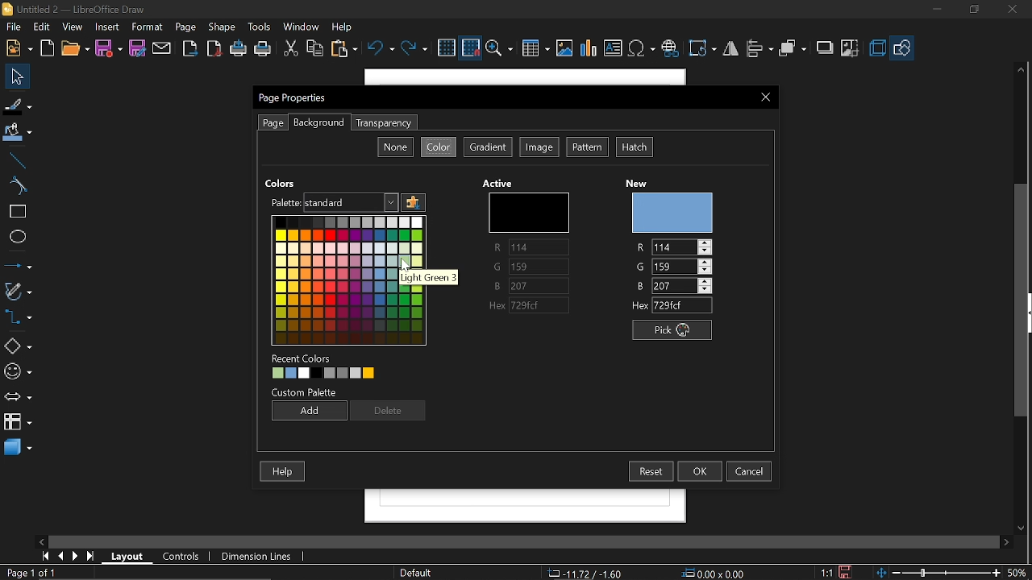 The height and width of the screenshot is (580, 1032). What do you see at coordinates (18, 396) in the screenshot?
I see `Arrows` at bounding box center [18, 396].